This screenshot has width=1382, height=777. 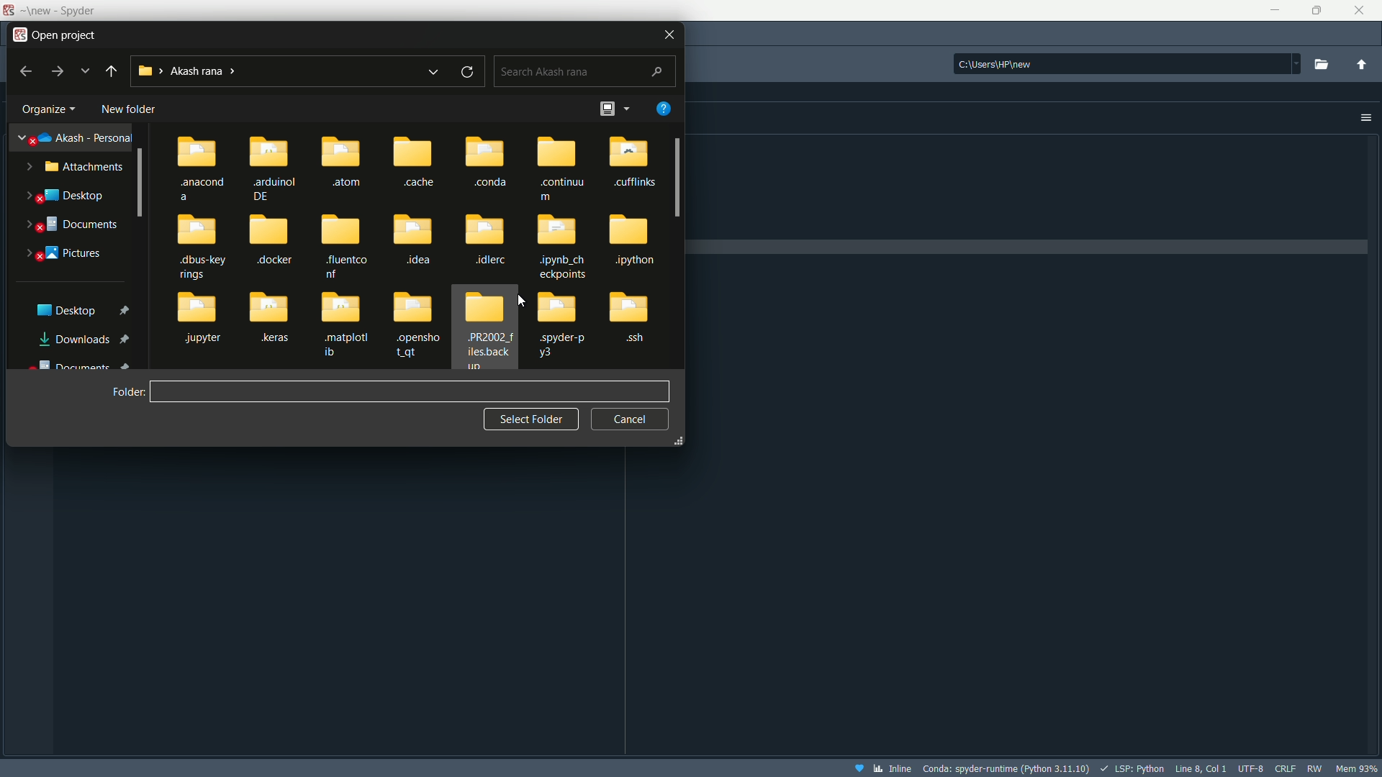 I want to click on scroll bar, so click(x=679, y=180).